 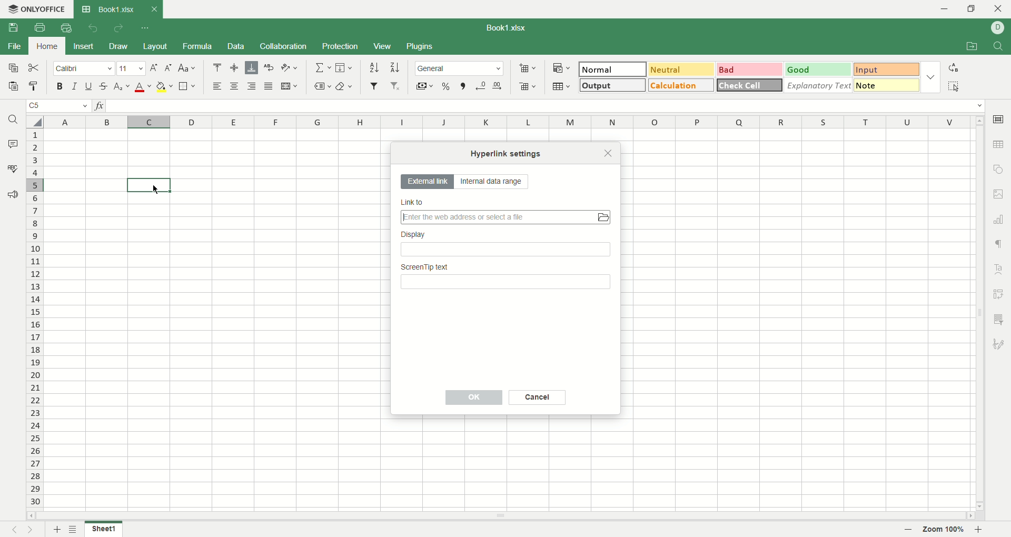 What do you see at coordinates (88, 86) in the screenshot?
I see `underline` at bounding box center [88, 86].